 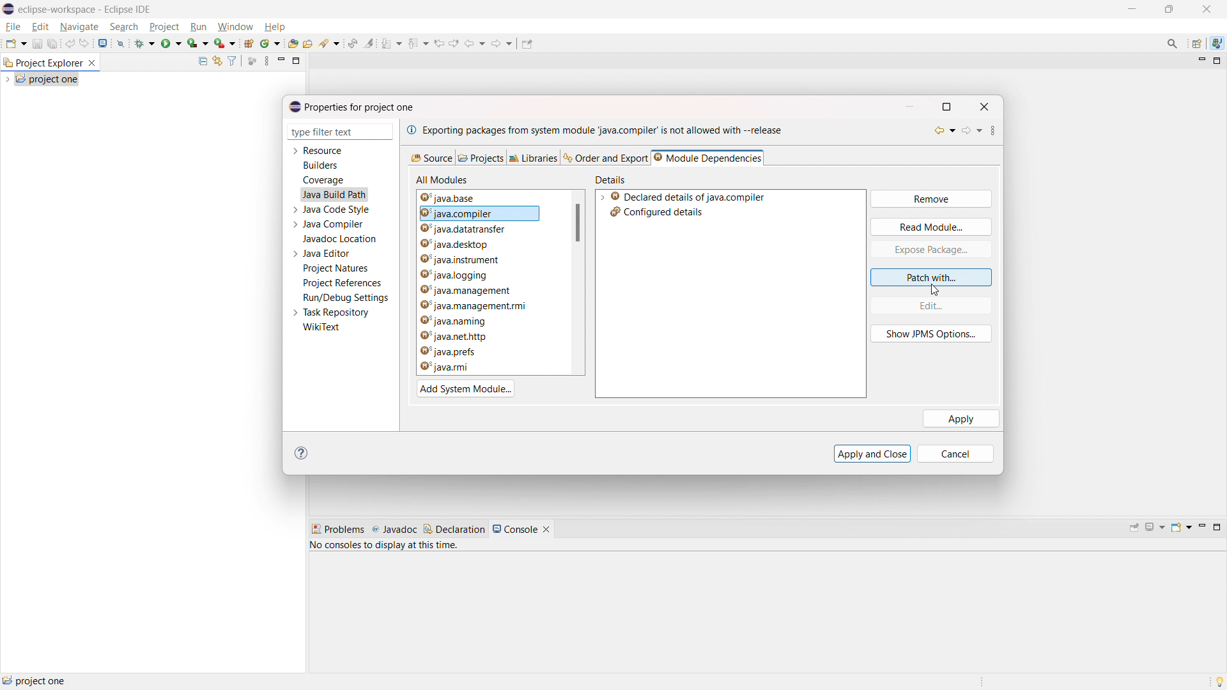 What do you see at coordinates (961, 454) in the screenshot?
I see `cancel` at bounding box center [961, 454].